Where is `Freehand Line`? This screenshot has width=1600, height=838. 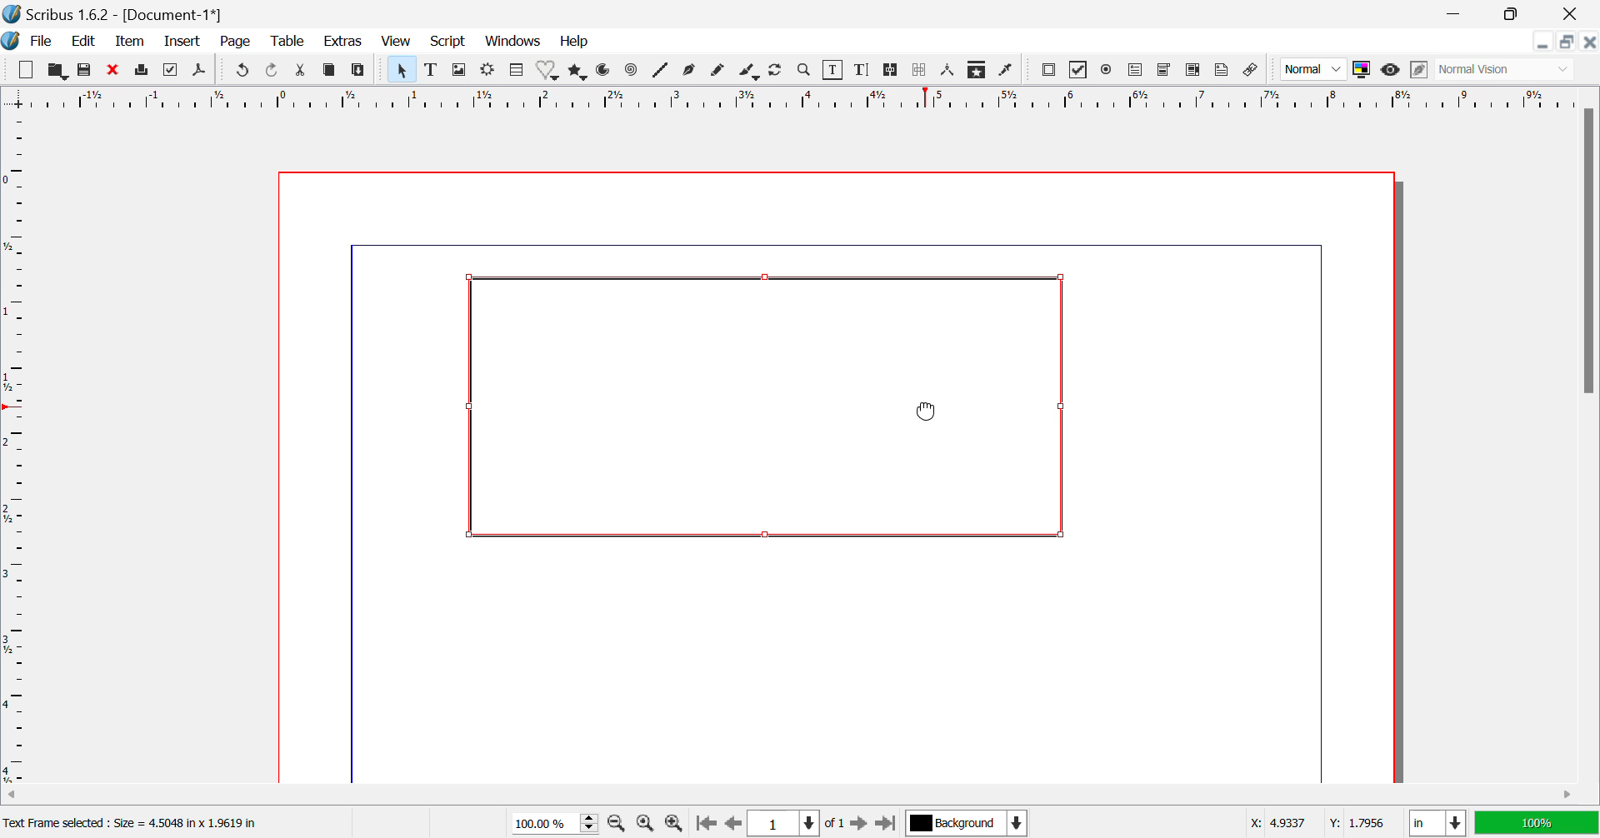
Freehand Line is located at coordinates (718, 73).